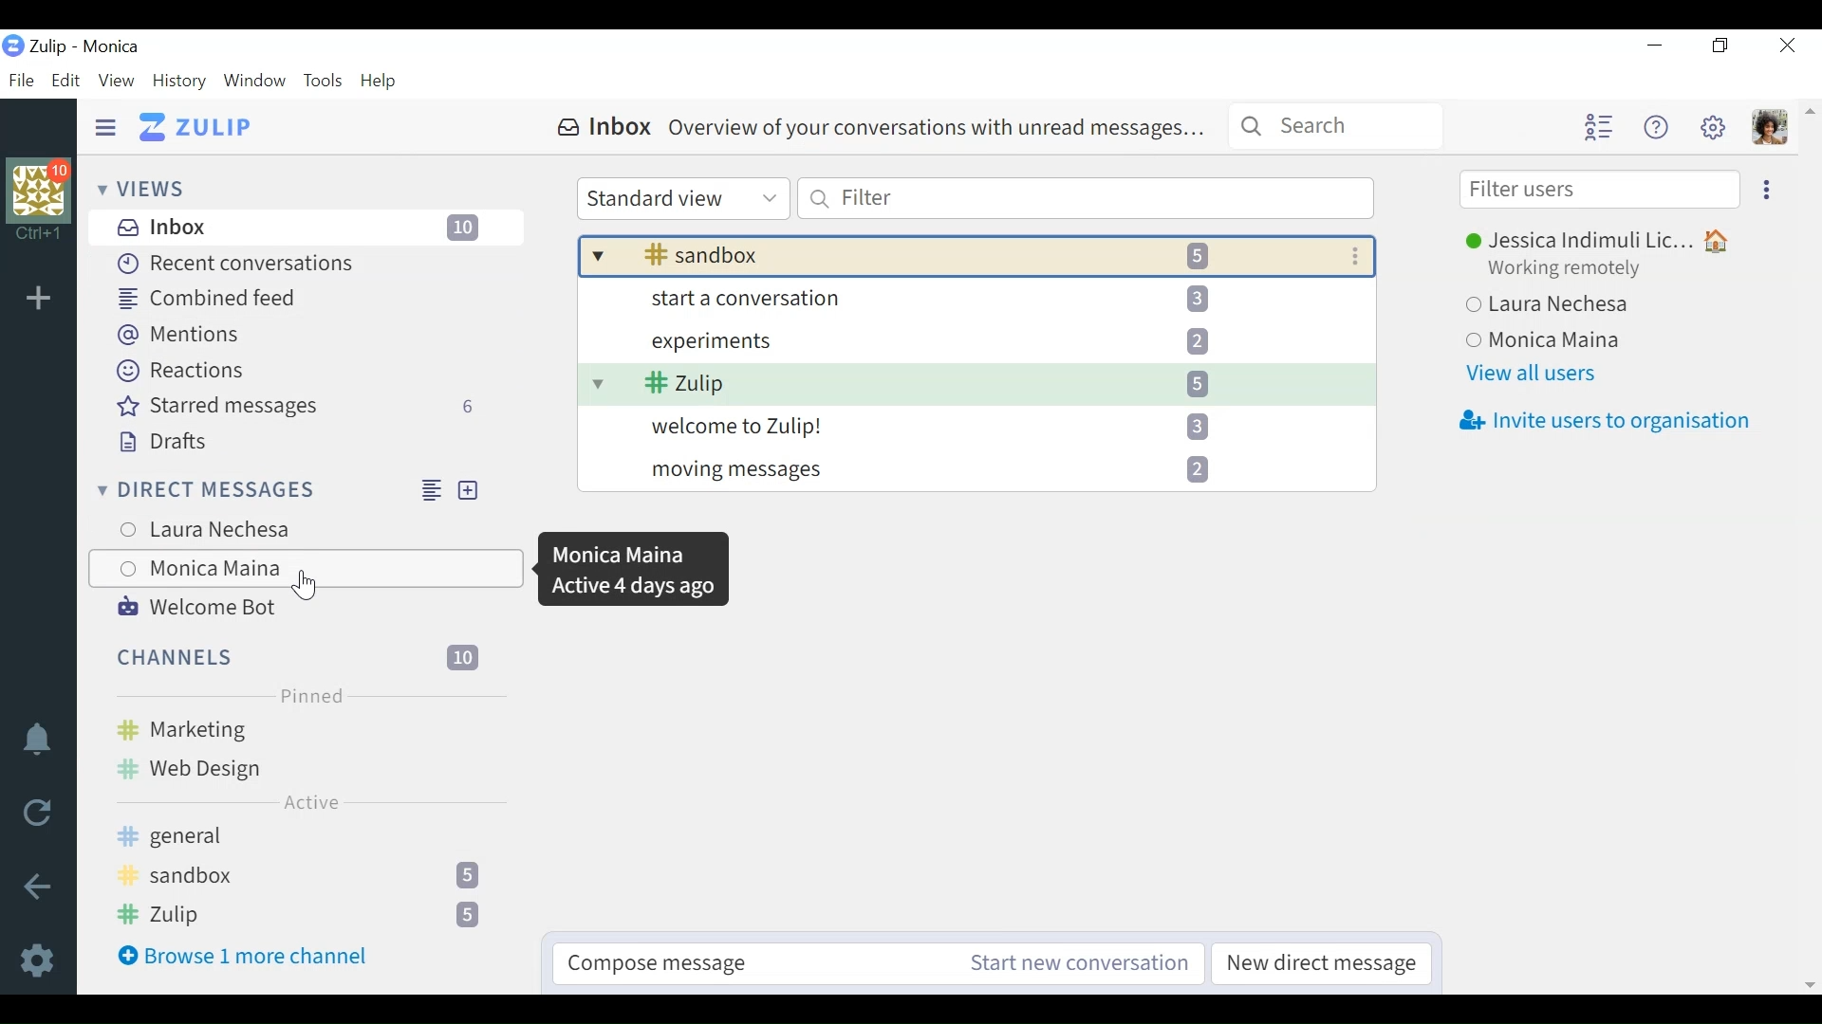 This screenshot has height=1024, width=1822. Describe the element at coordinates (1609, 421) in the screenshot. I see `Invite users to organisation` at that location.